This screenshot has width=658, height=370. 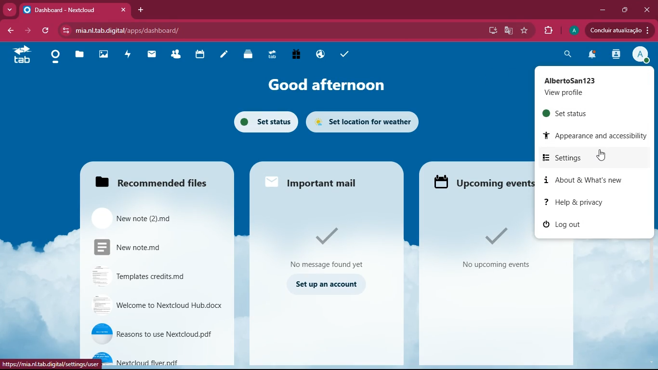 What do you see at coordinates (39, 364) in the screenshot?
I see `link` at bounding box center [39, 364].